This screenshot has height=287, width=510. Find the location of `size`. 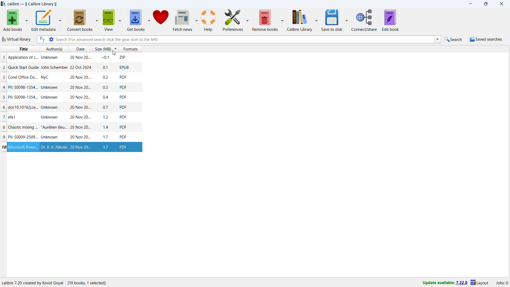

size is located at coordinates (105, 67).